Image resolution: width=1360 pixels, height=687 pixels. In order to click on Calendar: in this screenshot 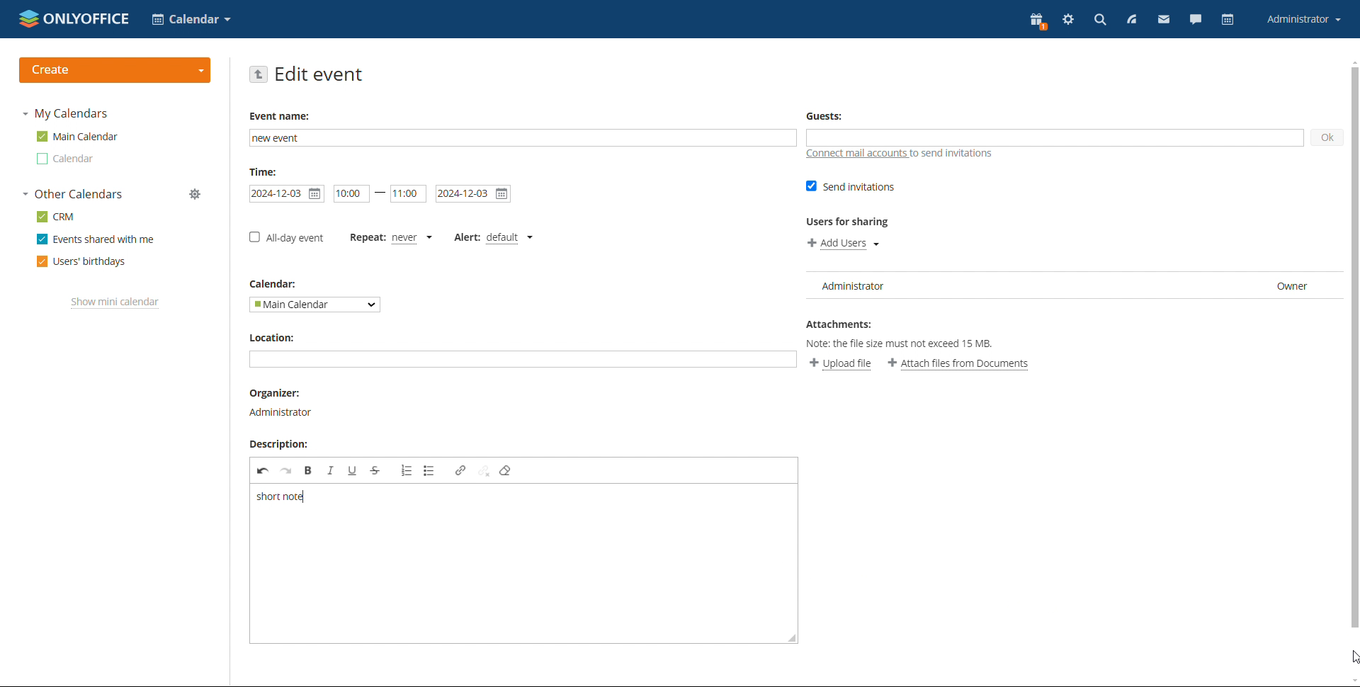, I will do `click(274, 283)`.